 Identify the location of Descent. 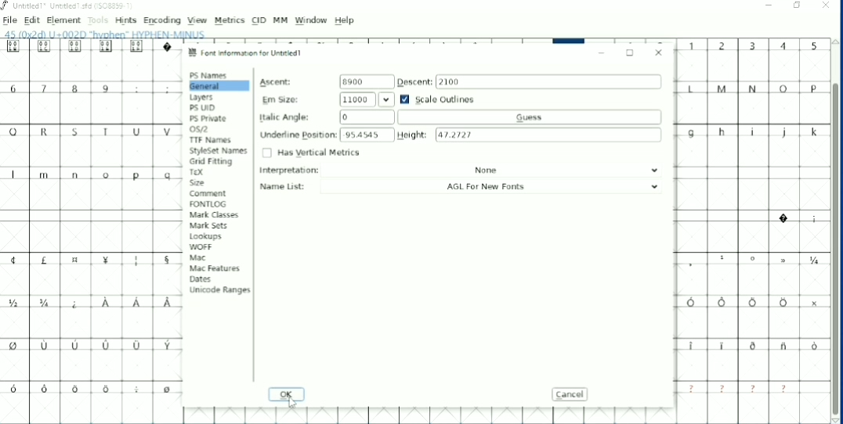
(529, 81).